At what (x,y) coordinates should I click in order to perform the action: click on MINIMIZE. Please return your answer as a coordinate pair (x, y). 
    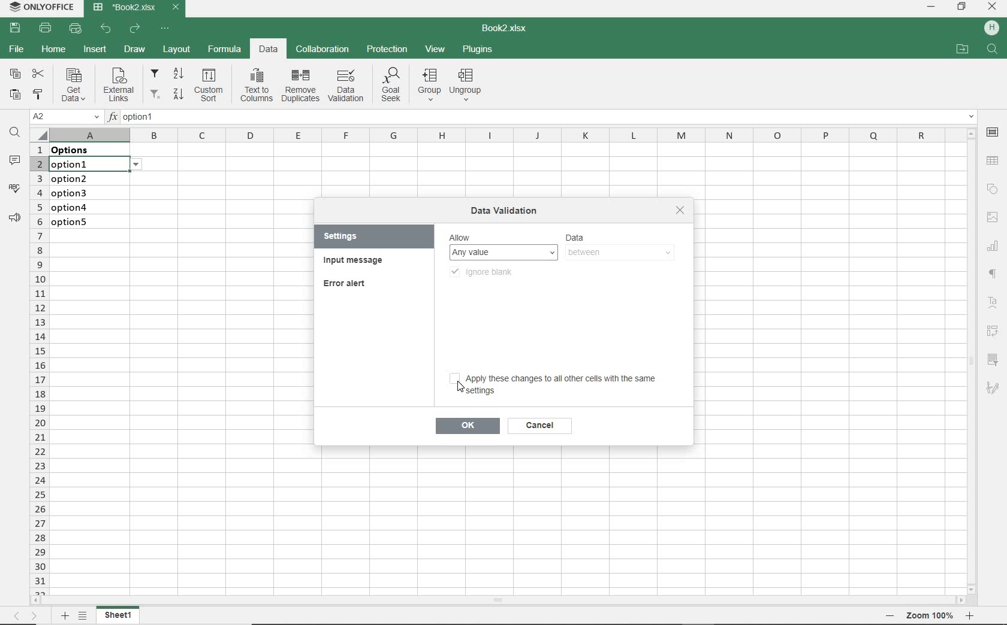
    Looking at the image, I should click on (931, 7).